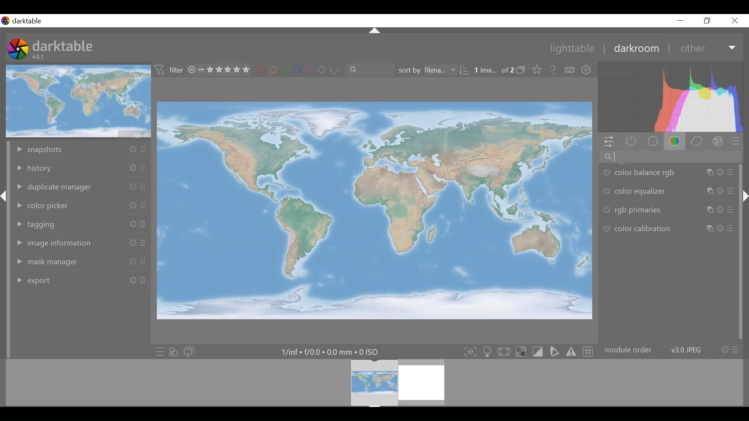 Image resolution: width=749 pixels, height=421 pixels. I want to click on 1/inf+f/00xmm*0ISO, so click(329, 352).